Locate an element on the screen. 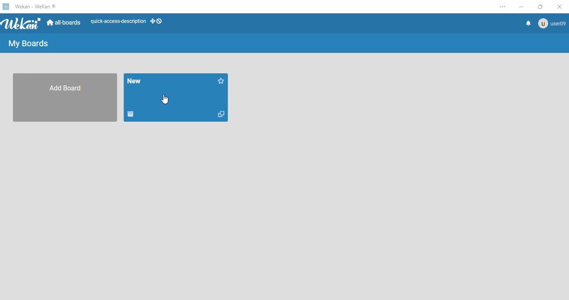 The height and width of the screenshot is (300, 569). minimize is located at coordinates (522, 7).